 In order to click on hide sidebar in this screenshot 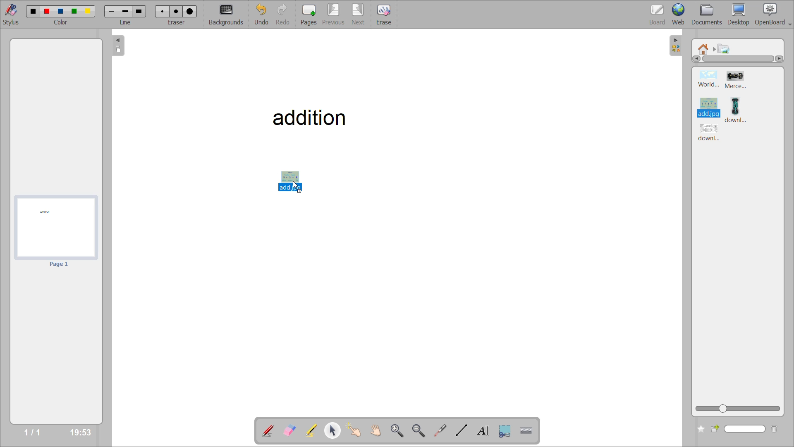, I will do `click(676, 46)`.